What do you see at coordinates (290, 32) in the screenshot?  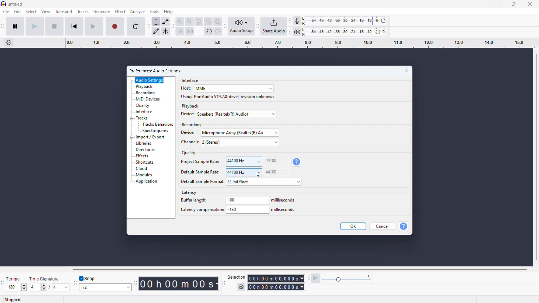 I see `playback meter toolbar` at bounding box center [290, 32].